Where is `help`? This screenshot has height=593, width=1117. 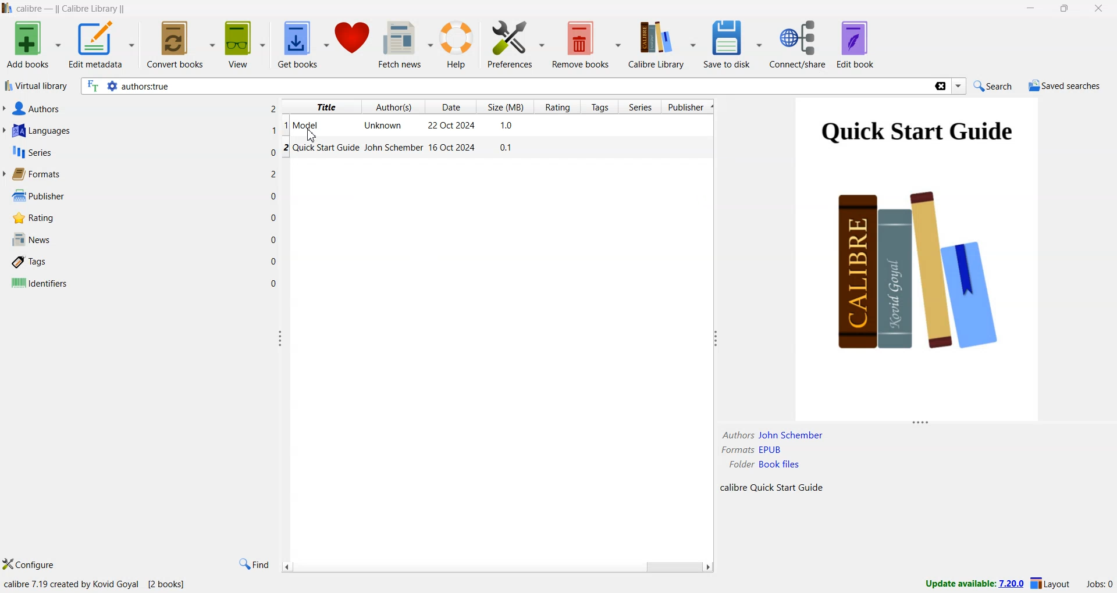
help is located at coordinates (460, 46).